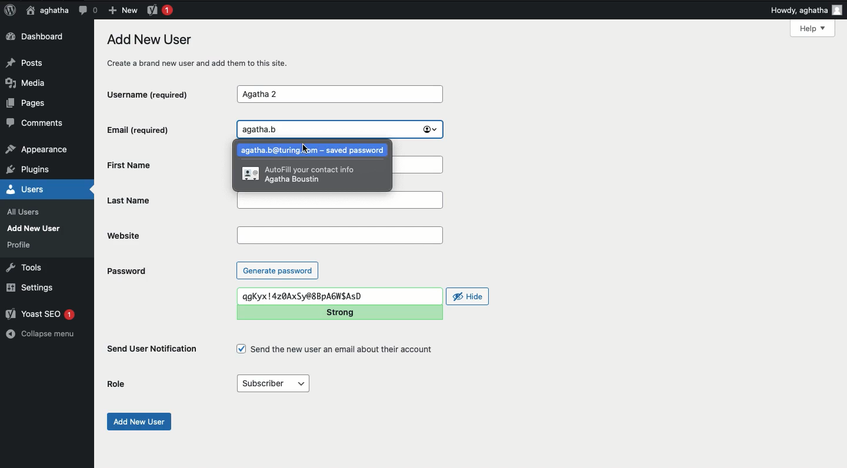 Image resolution: width=847 pixels, height=468 pixels. I want to click on First Name, so click(158, 164).